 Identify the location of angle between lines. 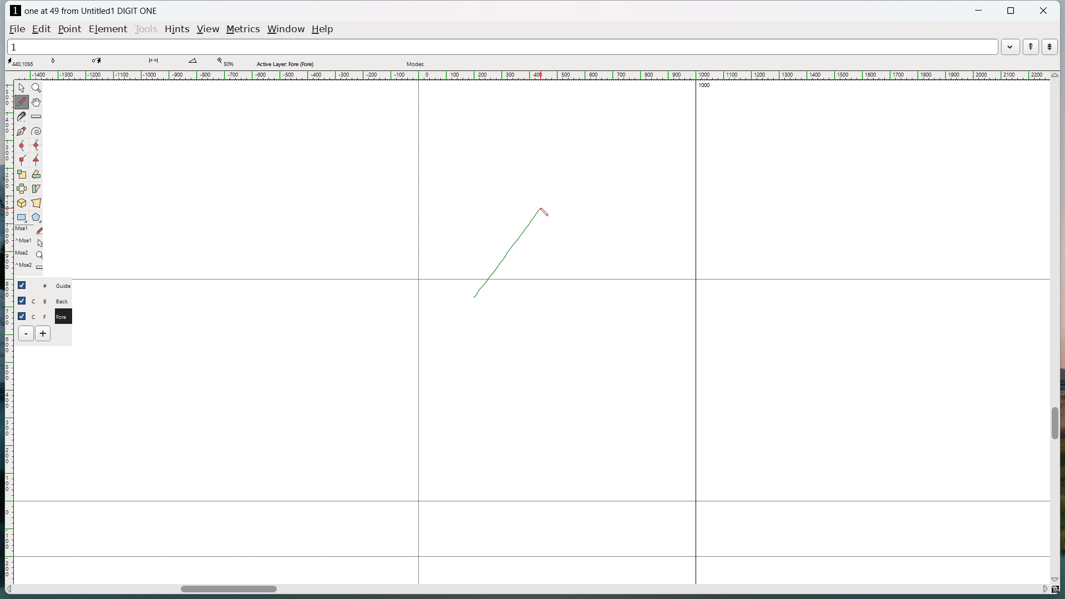
(193, 61).